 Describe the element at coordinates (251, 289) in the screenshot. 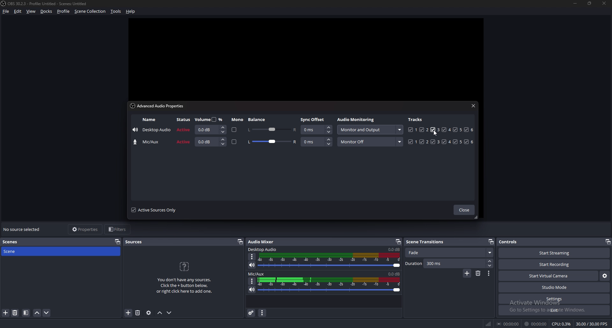

I see `mute` at that location.